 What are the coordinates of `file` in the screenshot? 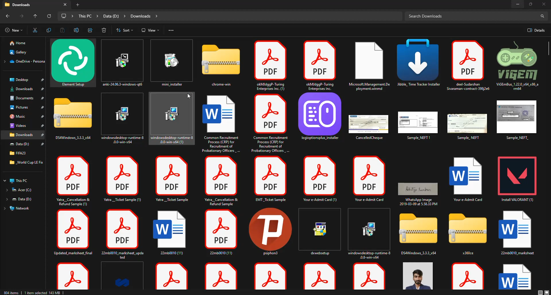 It's located at (369, 276).